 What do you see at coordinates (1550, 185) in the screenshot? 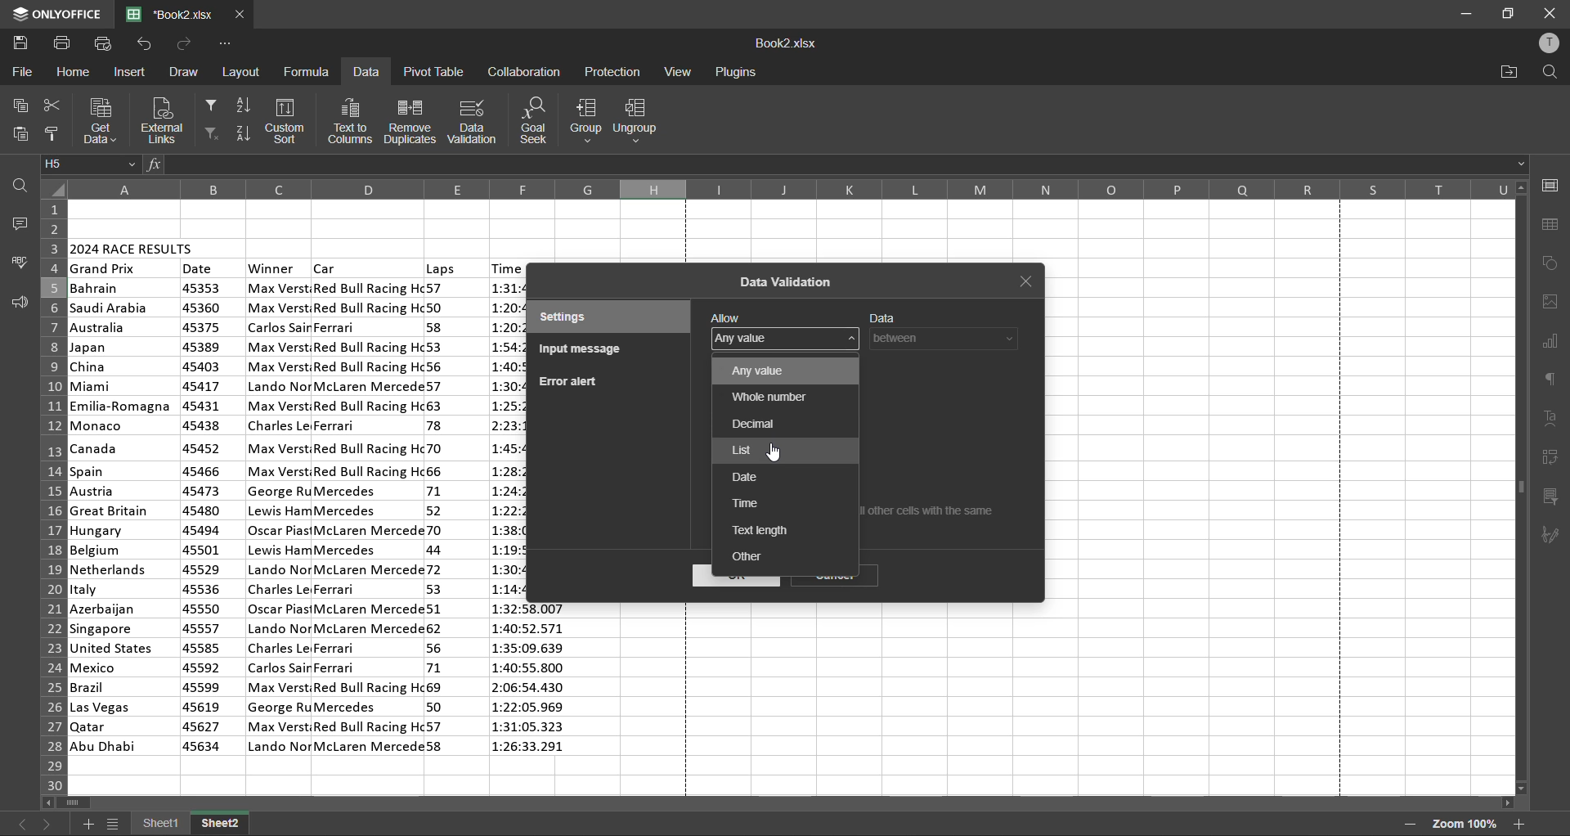
I see `cell settings` at bounding box center [1550, 185].